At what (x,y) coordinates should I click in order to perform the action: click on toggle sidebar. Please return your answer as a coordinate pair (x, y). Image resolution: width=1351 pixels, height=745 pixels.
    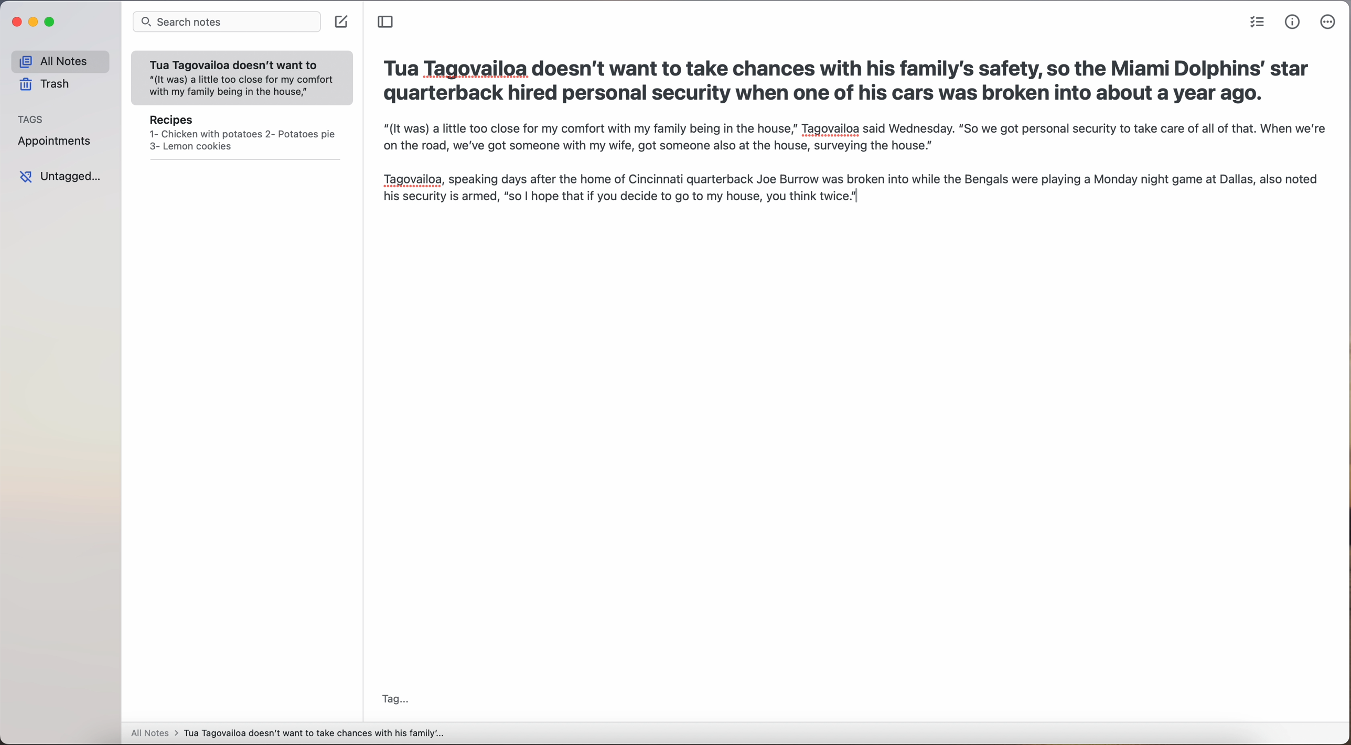
    Looking at the image, I should click on (386, 22).